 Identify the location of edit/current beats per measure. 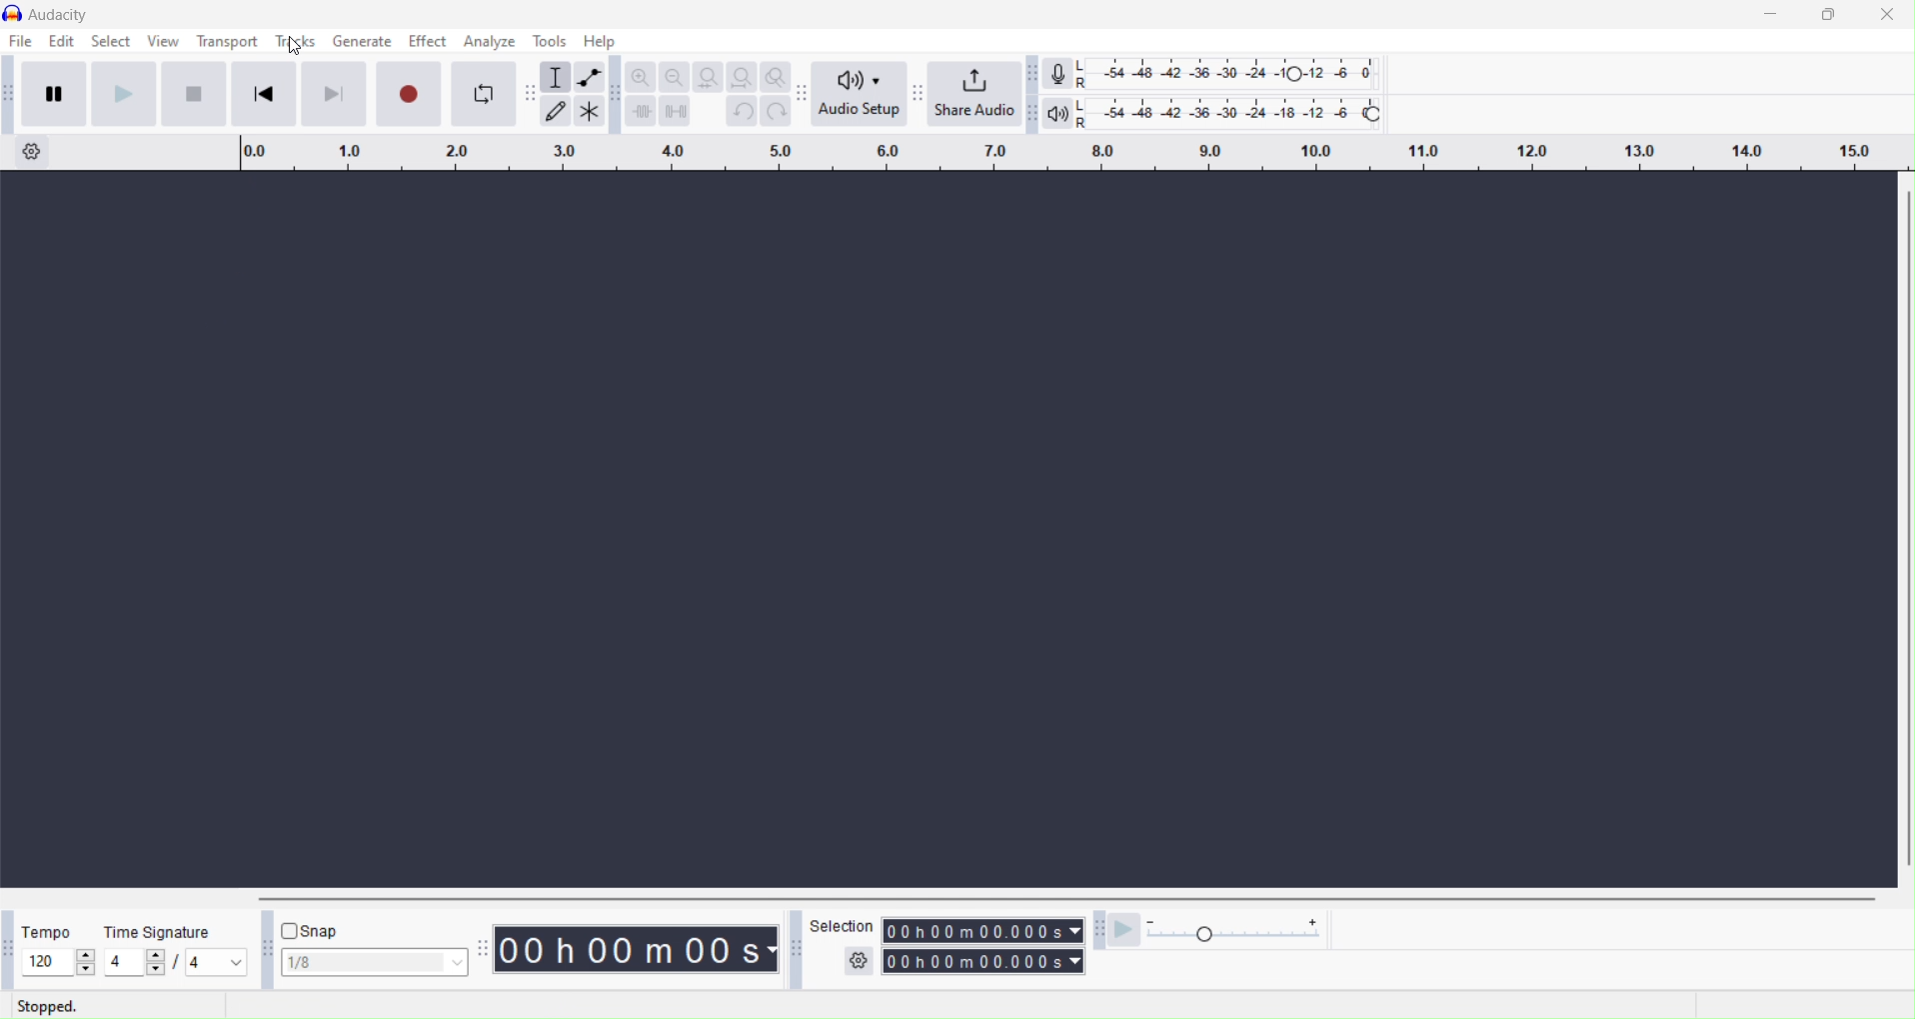
(120, 961).